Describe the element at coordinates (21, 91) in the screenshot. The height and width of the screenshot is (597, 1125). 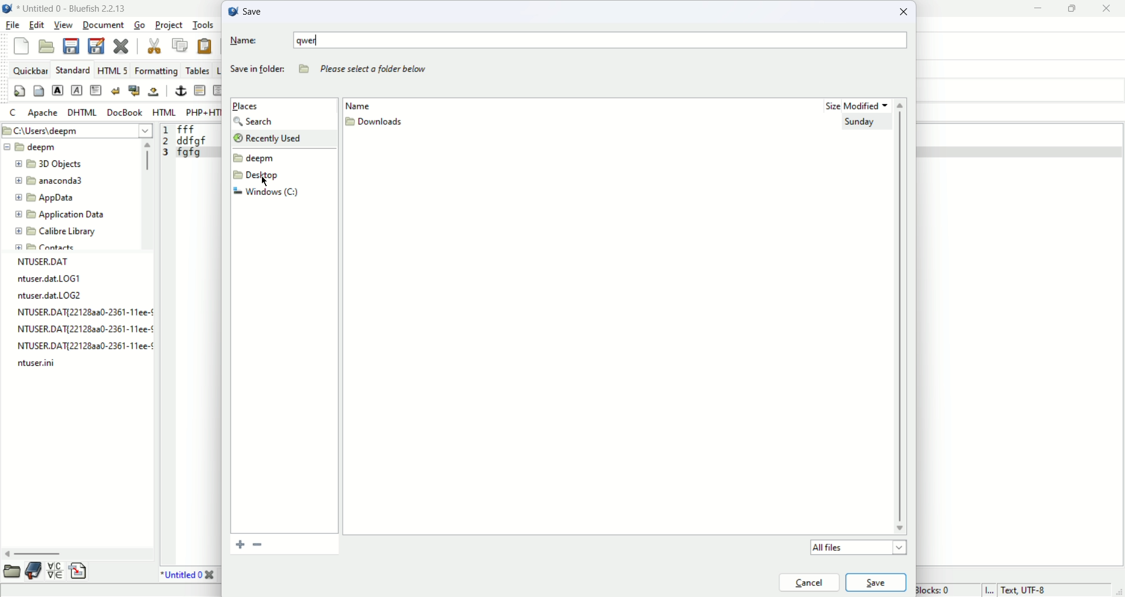
I see `quickstart` at that location.